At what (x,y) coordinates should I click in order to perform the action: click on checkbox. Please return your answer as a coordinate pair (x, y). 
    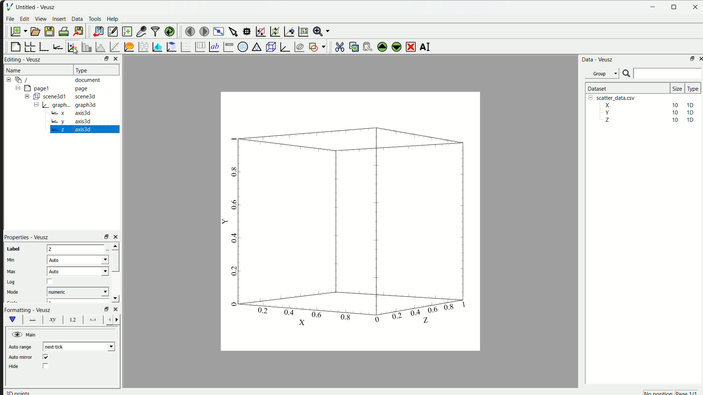
    Looking at the image, I should click on (48, 358).